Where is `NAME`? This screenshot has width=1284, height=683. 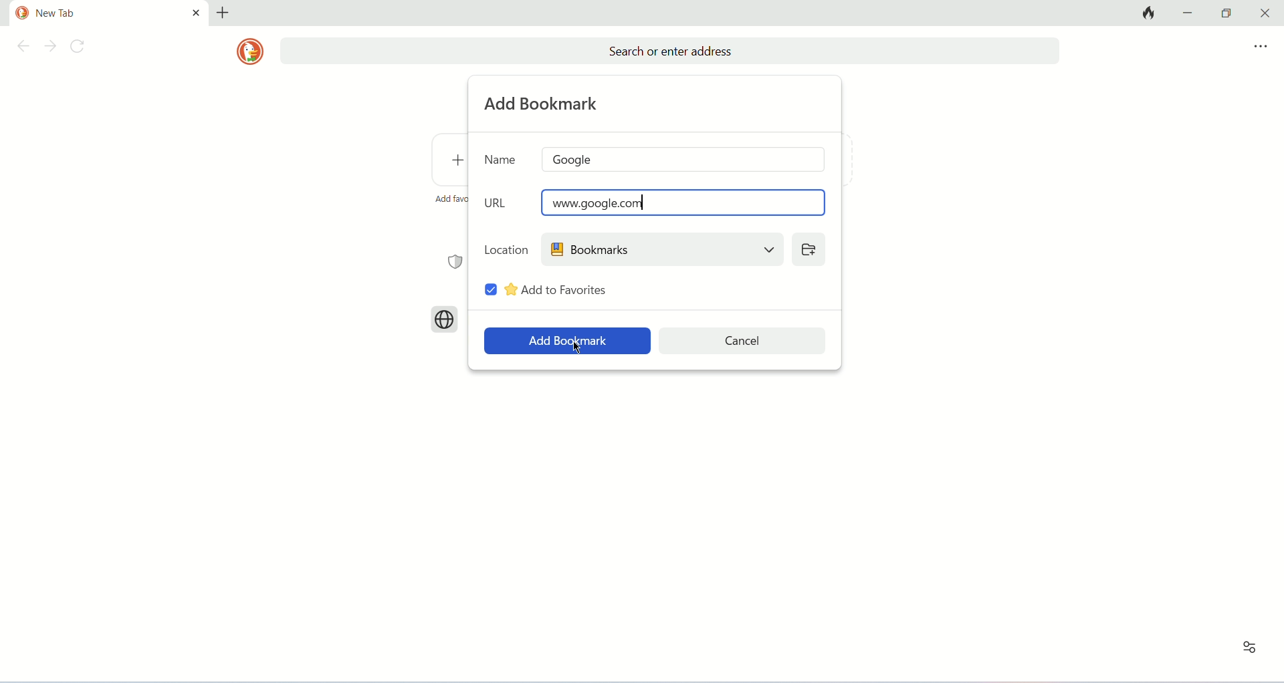
NAME is located at coordinates (501, 158).